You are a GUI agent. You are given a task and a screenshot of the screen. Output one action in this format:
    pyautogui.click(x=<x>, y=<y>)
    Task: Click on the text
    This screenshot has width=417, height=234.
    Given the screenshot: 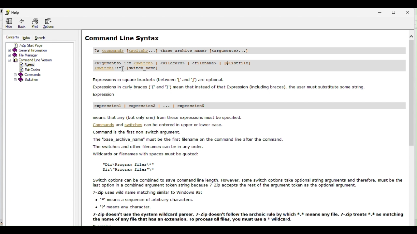 What is the action you would take?
    pyautogui.click(x=184, y=125)
    